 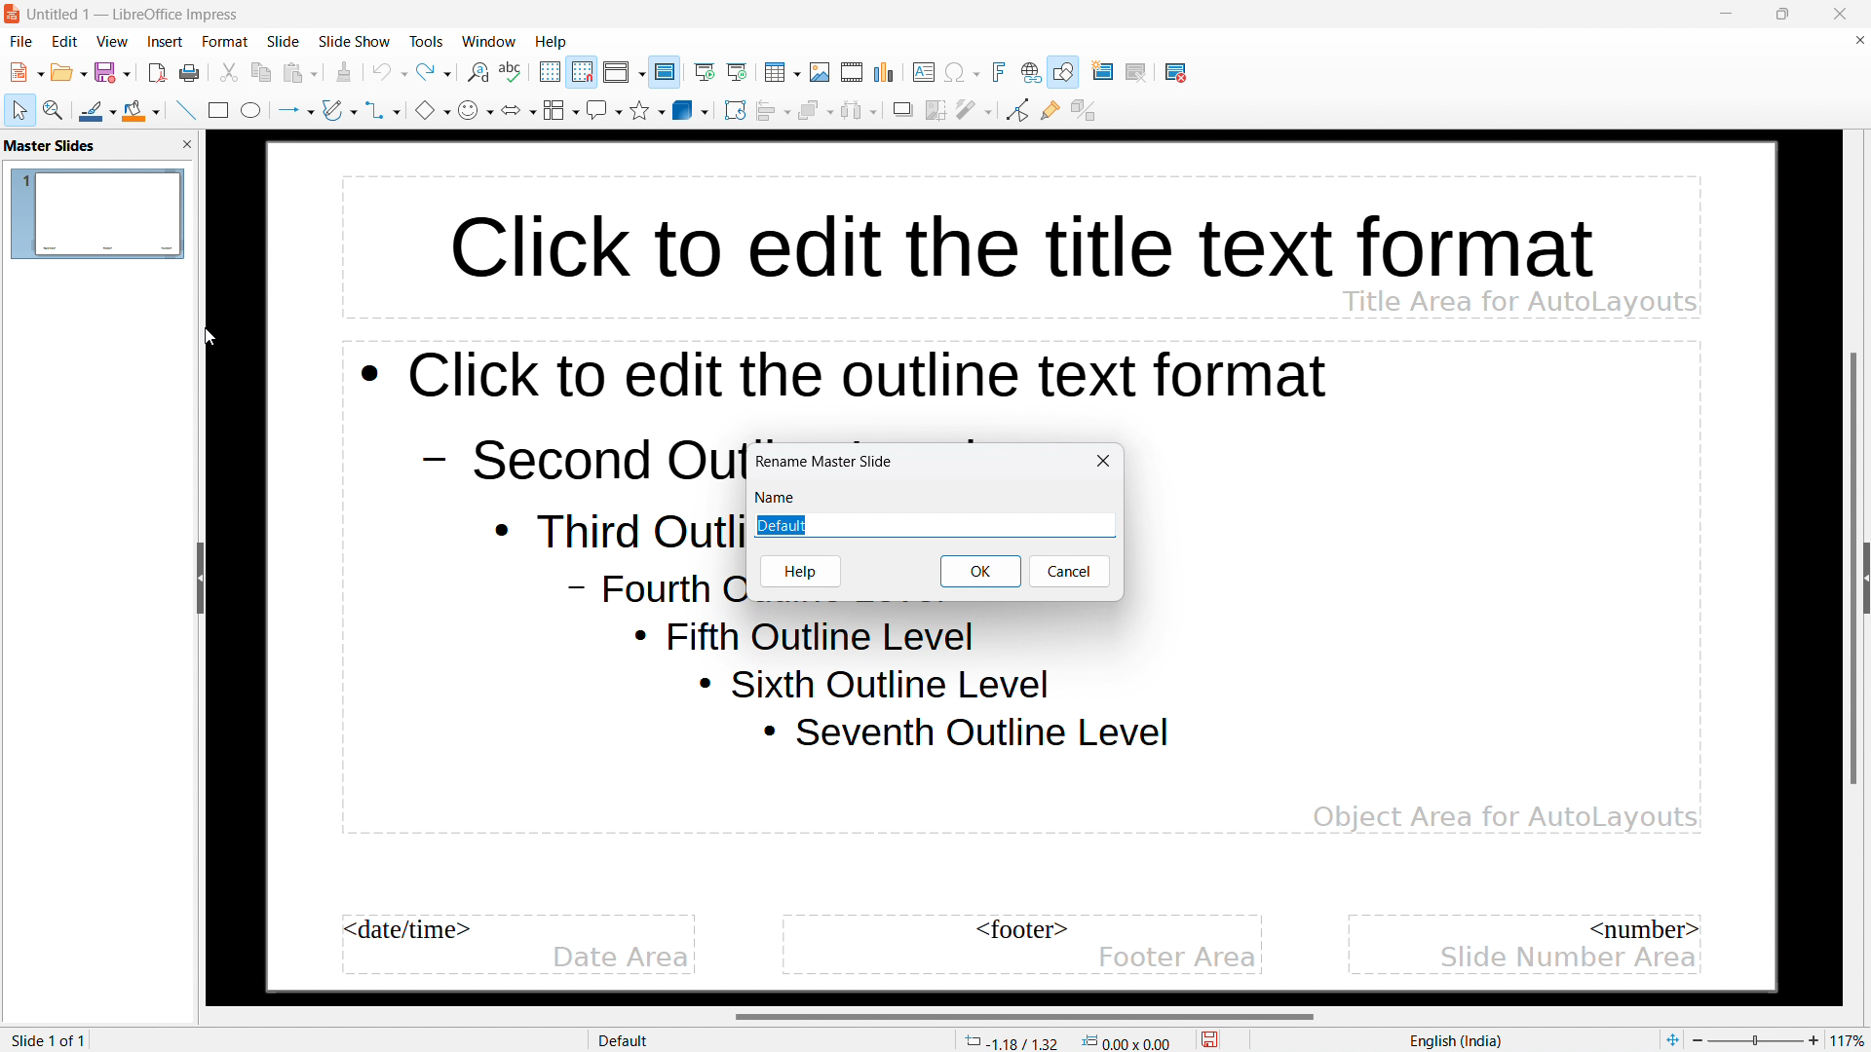 What do you see at coordinates (389, 72) in the screenshot?
I see `undo` at bounding box center [389, 72].